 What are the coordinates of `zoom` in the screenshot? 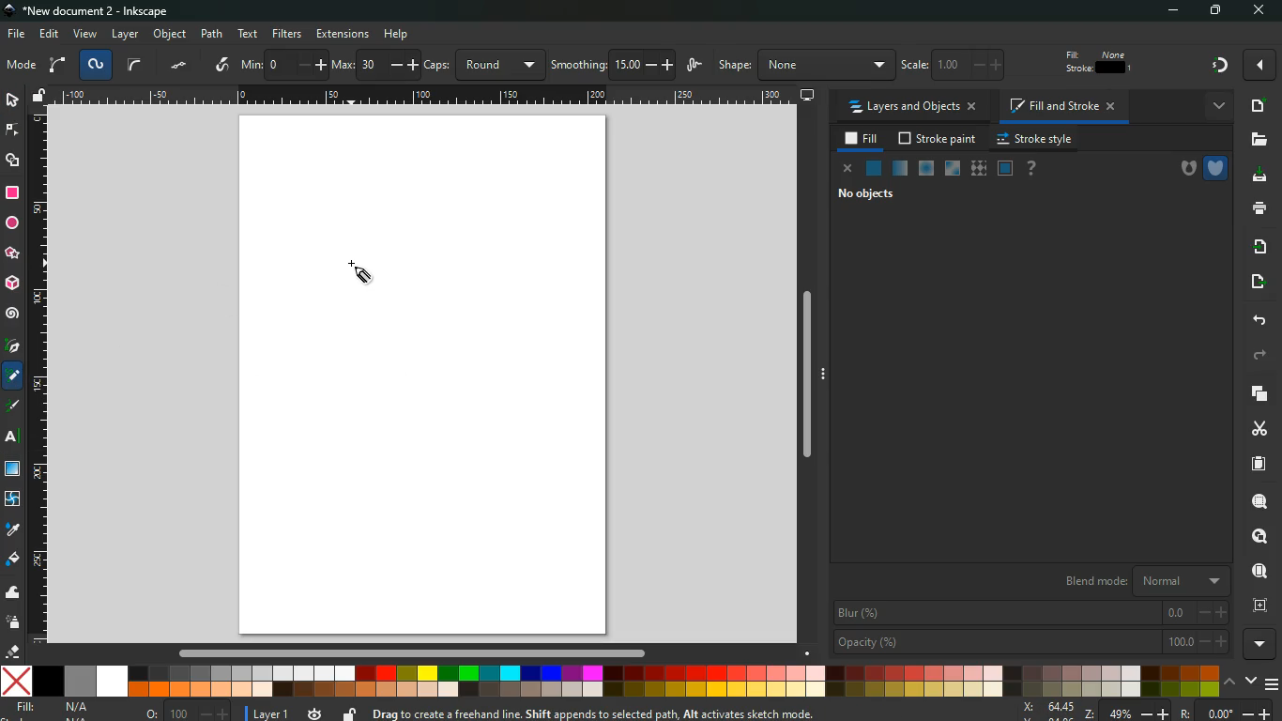 It's located at (1147, 712).